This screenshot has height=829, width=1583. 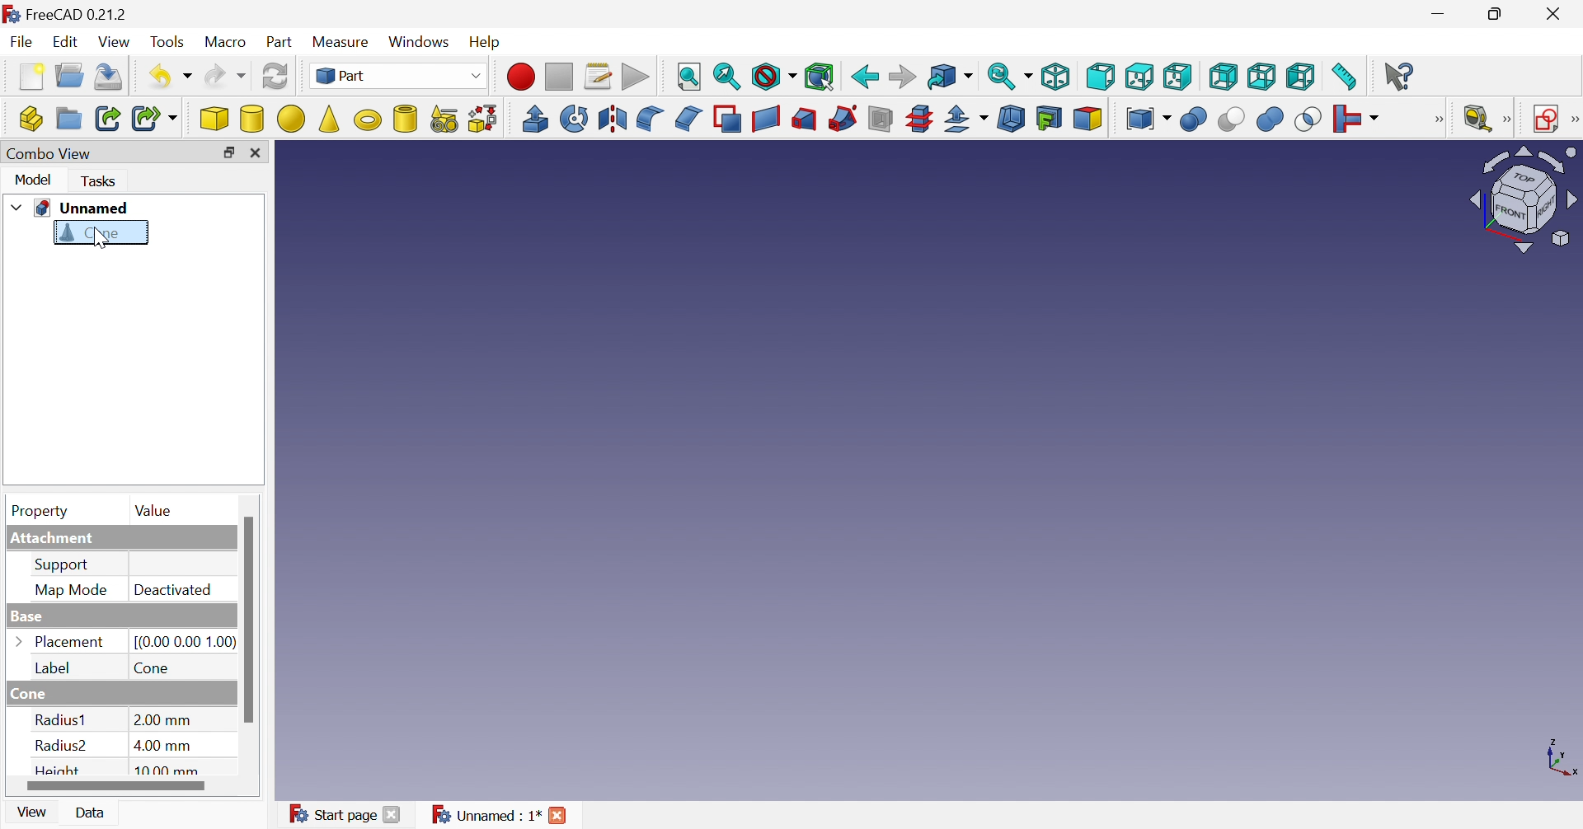 What do you see at coordinates (19, 41) in the screenshot?
I see `File` at bounding box center [19, 41].